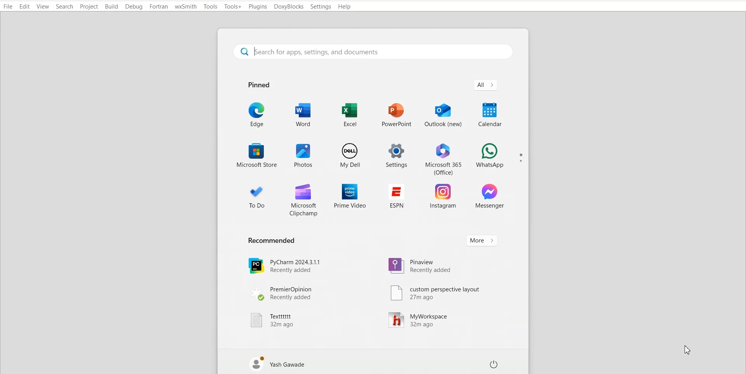  I want to click on Search bar, so click(373, 52).